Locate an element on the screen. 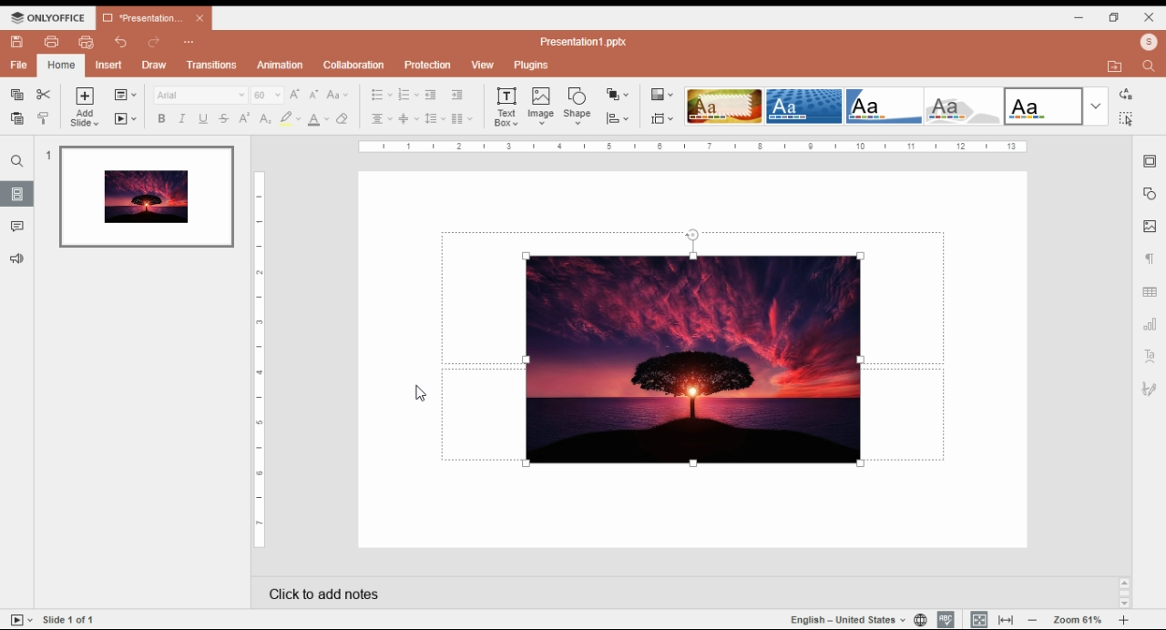 Image resolution: width=1166 pixels, height=630 pixels. insert text box is located at coordinates (506, 107).